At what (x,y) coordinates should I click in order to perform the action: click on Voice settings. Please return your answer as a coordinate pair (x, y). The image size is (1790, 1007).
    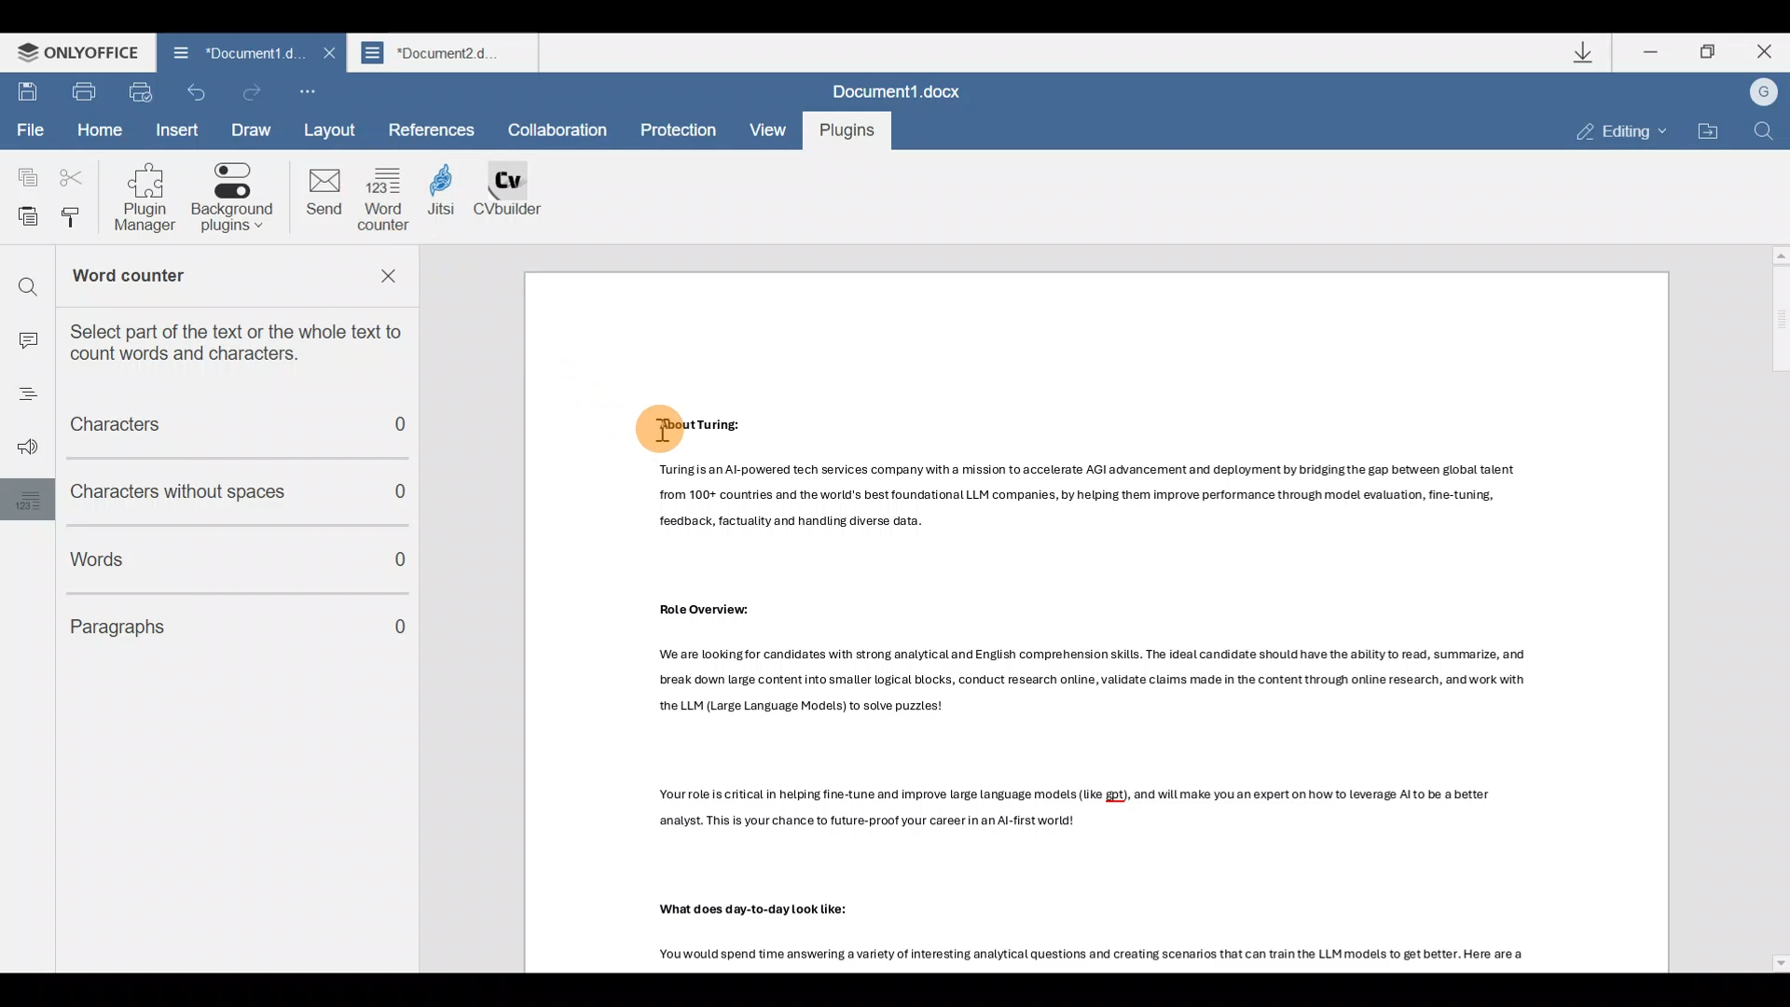
    Looking at the image, I should click on (22, 448).